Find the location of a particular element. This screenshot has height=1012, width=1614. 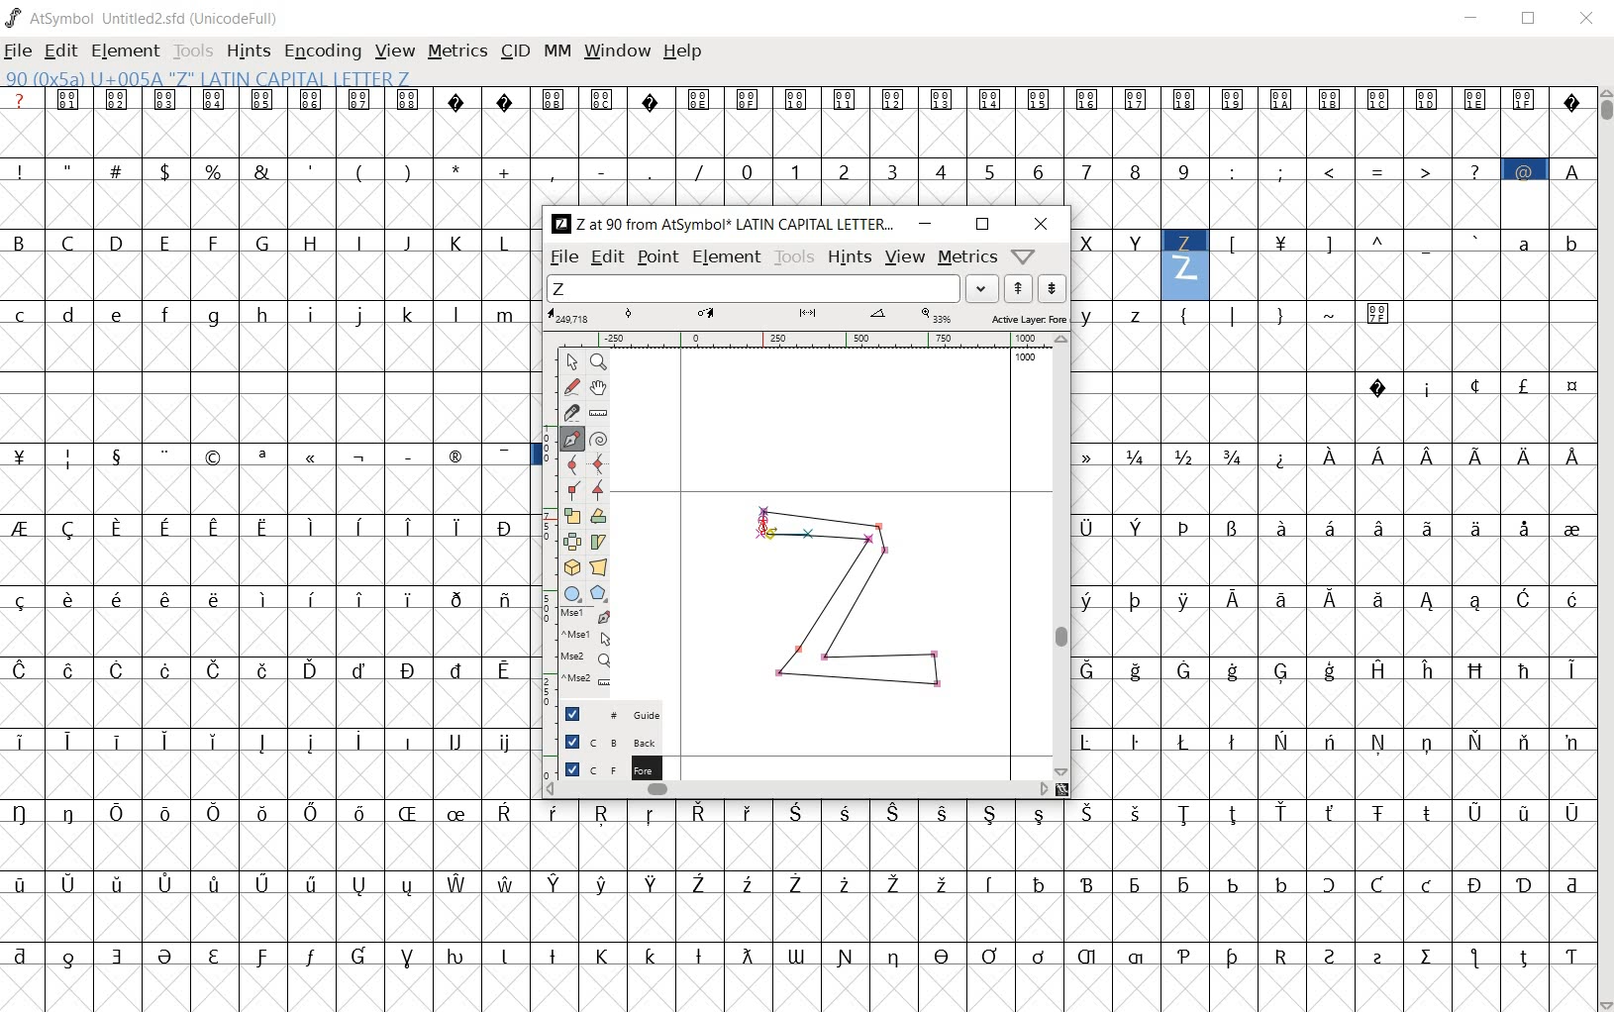

change whether spiro is active or not is located at coordinates (598, 438).